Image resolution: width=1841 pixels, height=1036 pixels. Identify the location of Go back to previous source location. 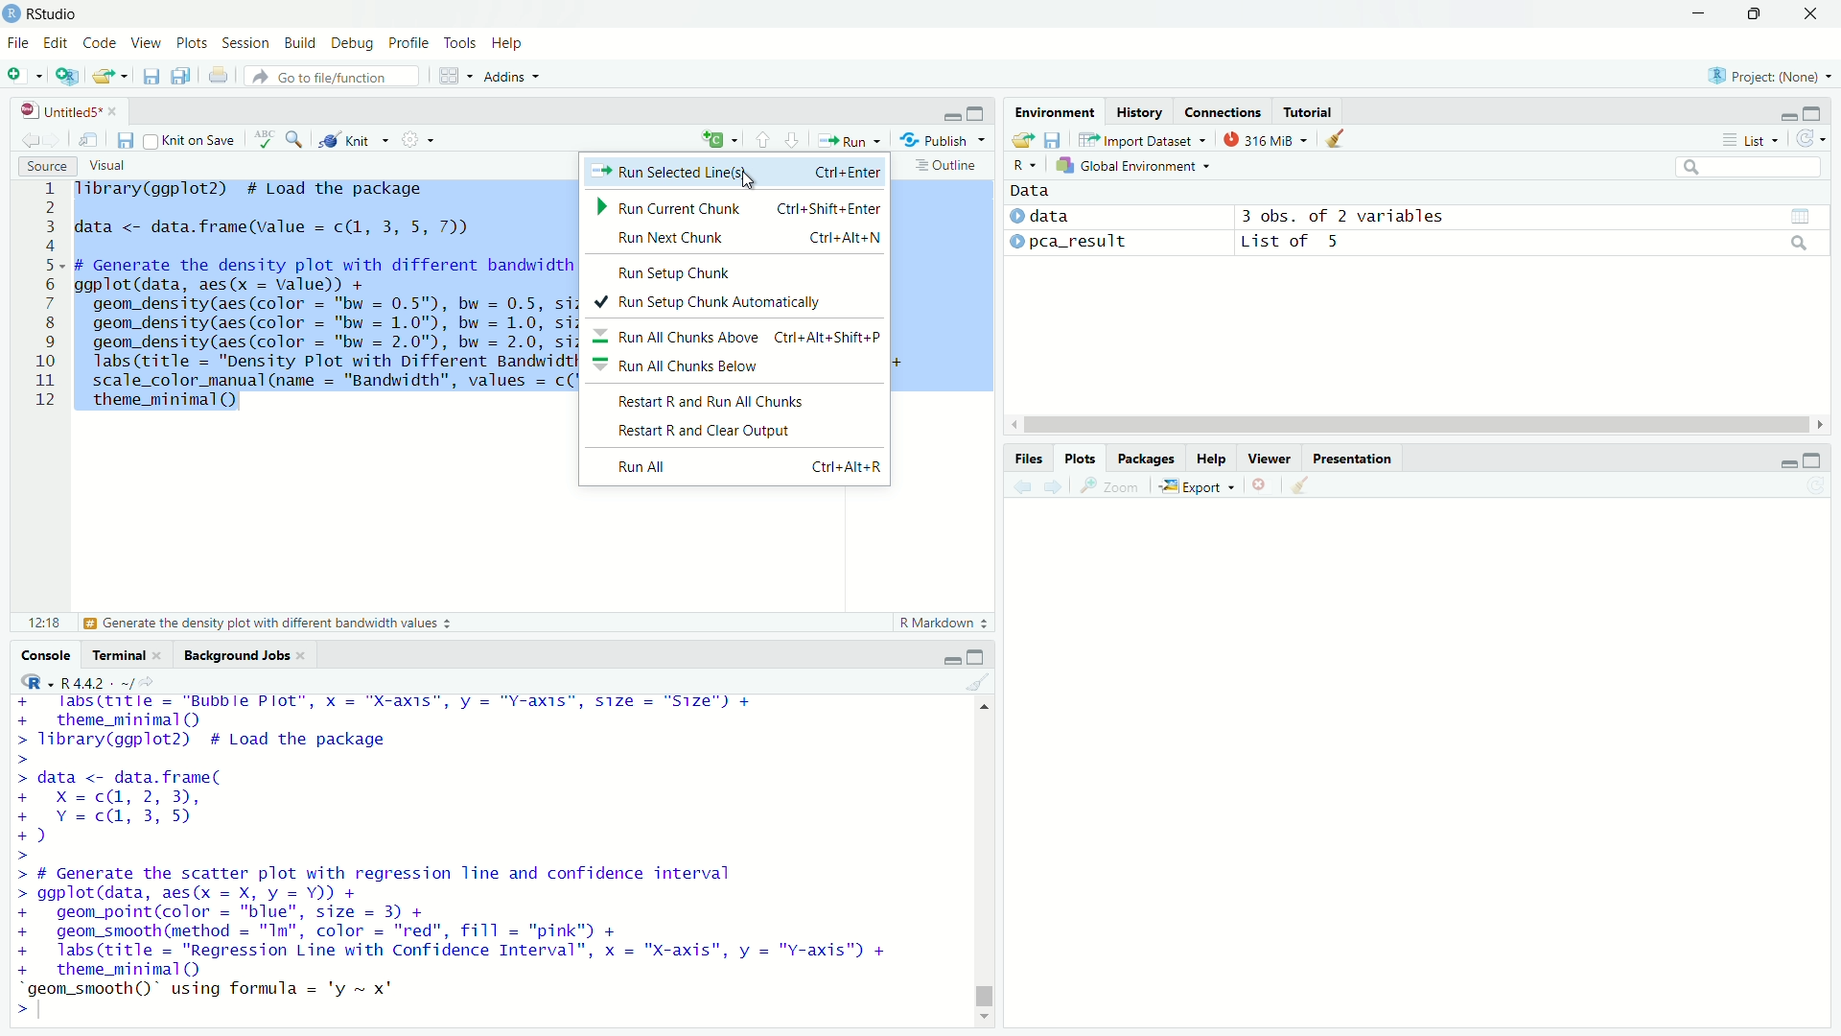
(27, 138).